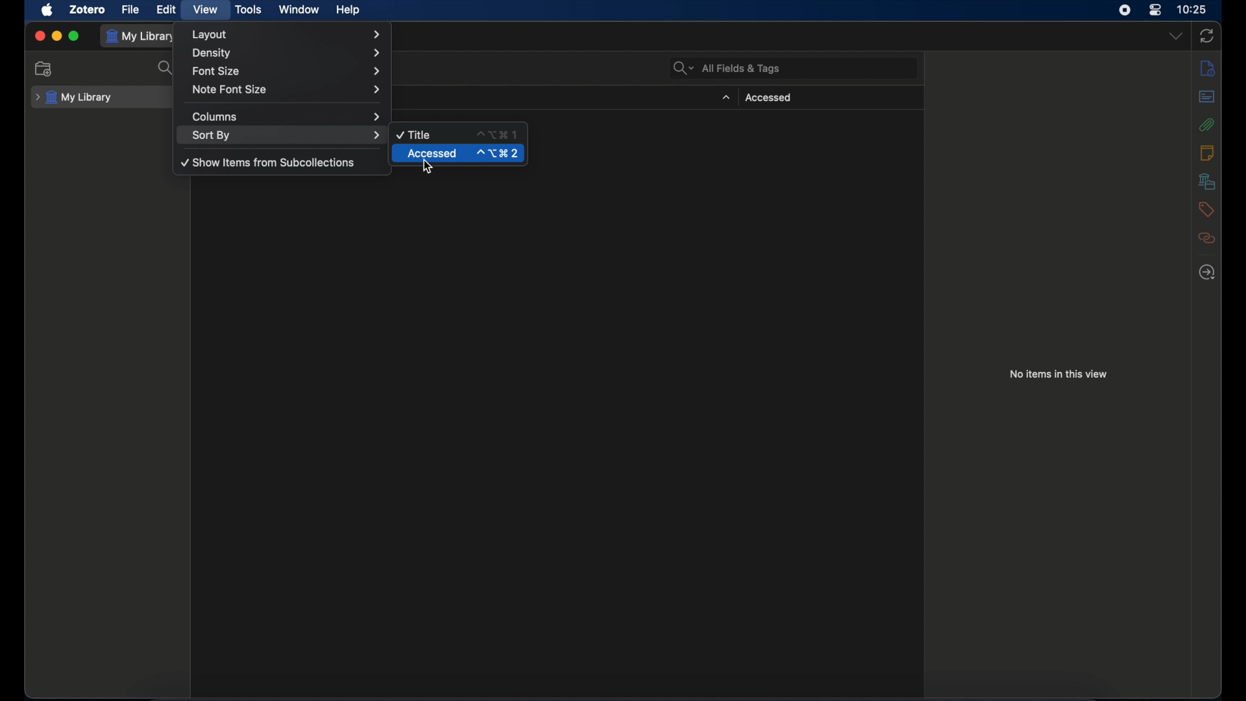 The image size is (1246, 701). Describe the element at coordinates (1207, 182) in the screenshot. I see `libraries` at that location.